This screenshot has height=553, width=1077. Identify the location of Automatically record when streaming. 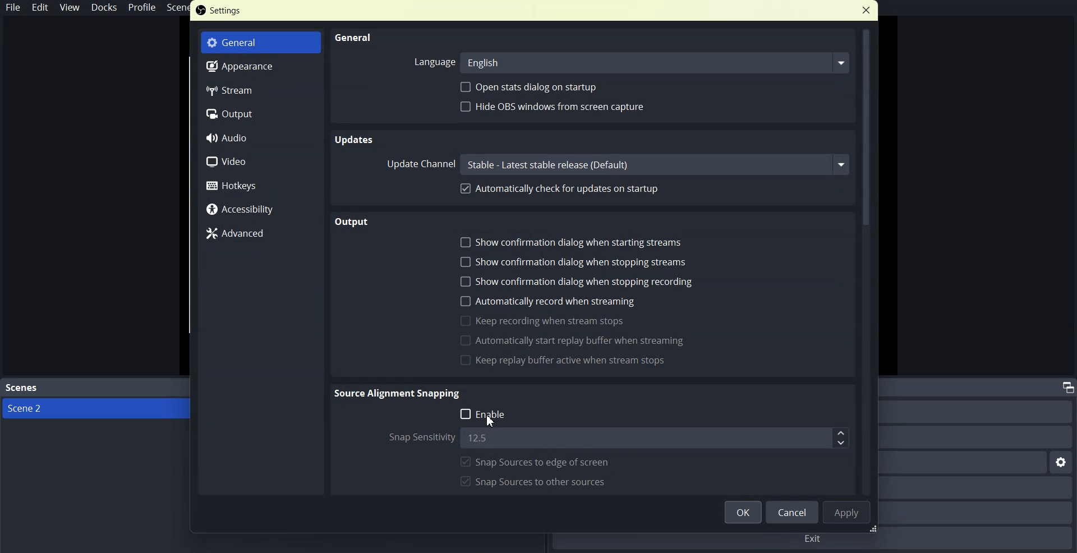
(548, 300).